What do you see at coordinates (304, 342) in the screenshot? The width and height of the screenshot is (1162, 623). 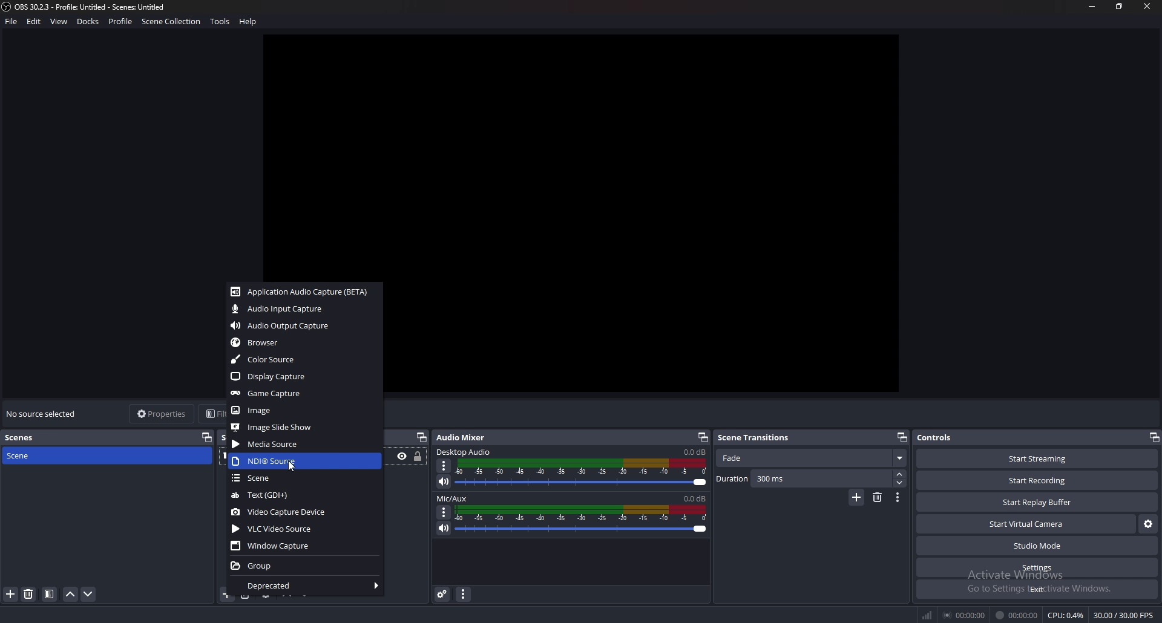 I see `browser` at bounding box center [304, 342].